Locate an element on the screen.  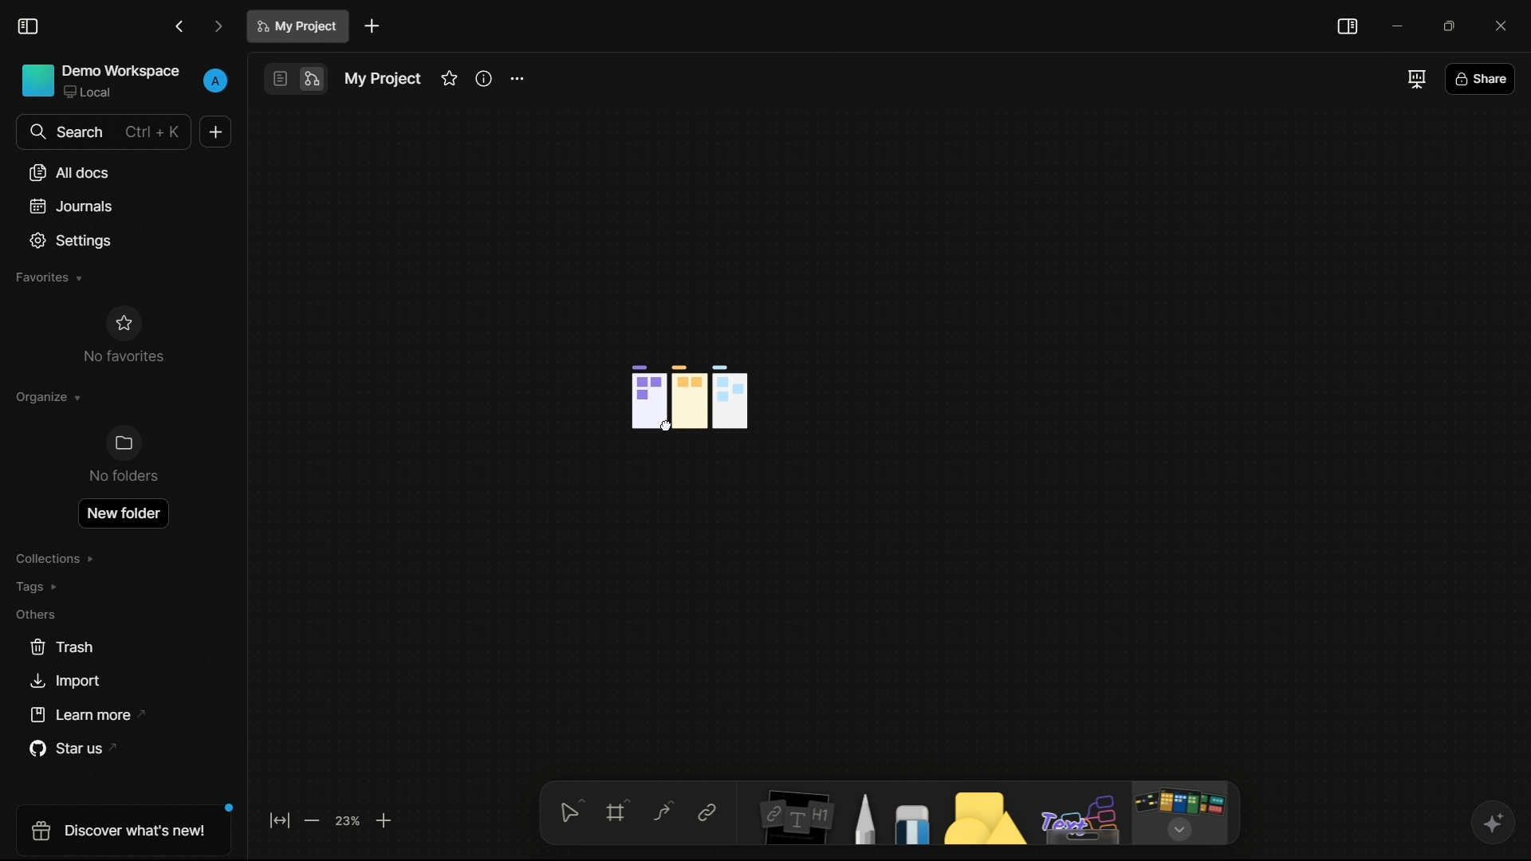
notes is located at coordinates (796, 816).